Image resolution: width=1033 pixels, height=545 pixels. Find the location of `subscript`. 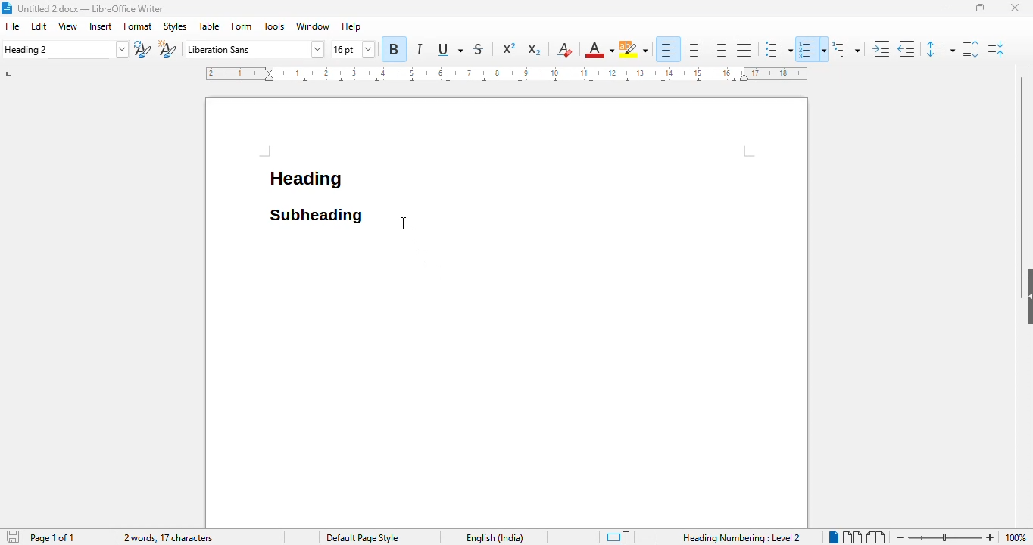

subscript is located at coordinates (535, 51).